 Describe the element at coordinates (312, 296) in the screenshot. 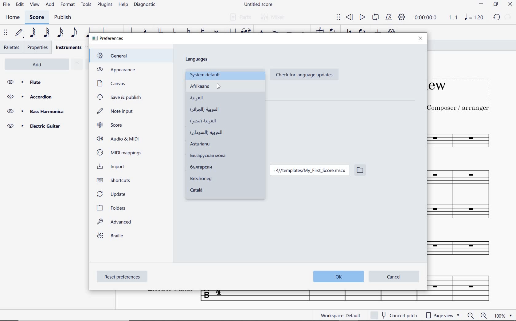

I see `Instrument: Electric guitar` at that location.